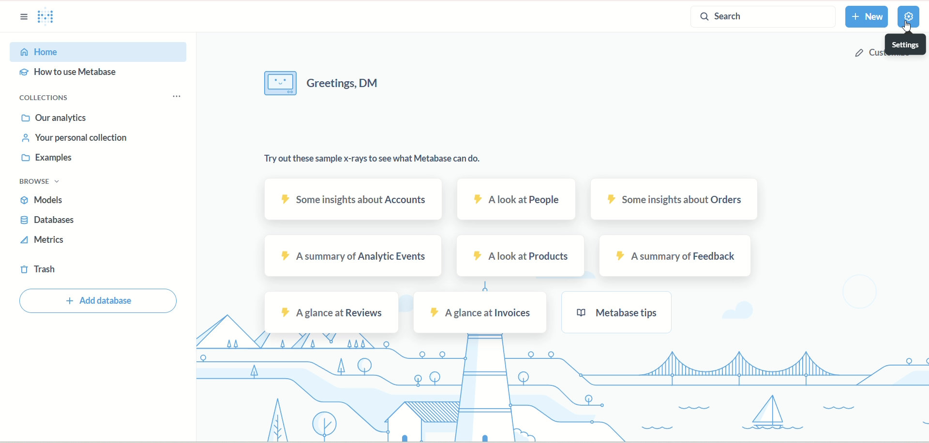  What do you see at coordinates (516, 200) in the screenshot?
I see `A look at People` at bounding box center [516, 200].